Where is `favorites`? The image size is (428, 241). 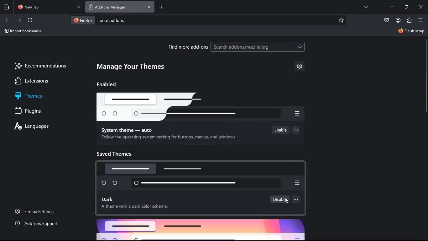 favorites is located at coordinates (343, 20).